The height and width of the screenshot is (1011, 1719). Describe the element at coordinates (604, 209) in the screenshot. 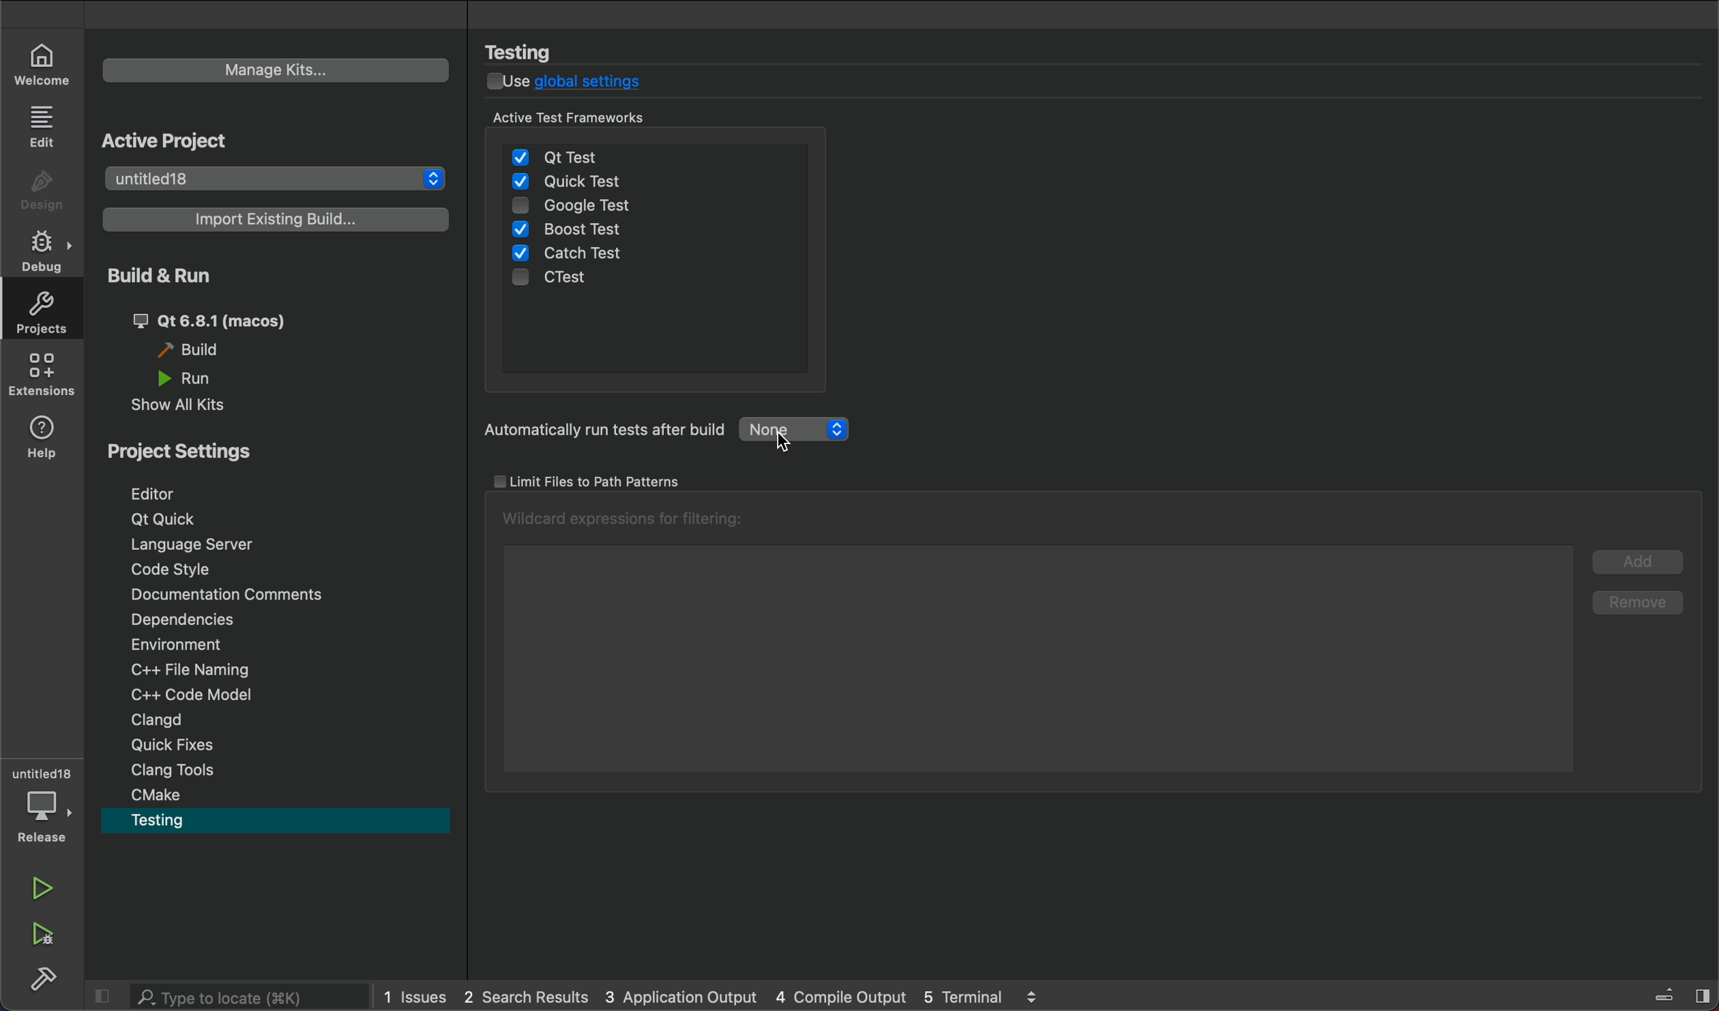

I see `google test` at that location.